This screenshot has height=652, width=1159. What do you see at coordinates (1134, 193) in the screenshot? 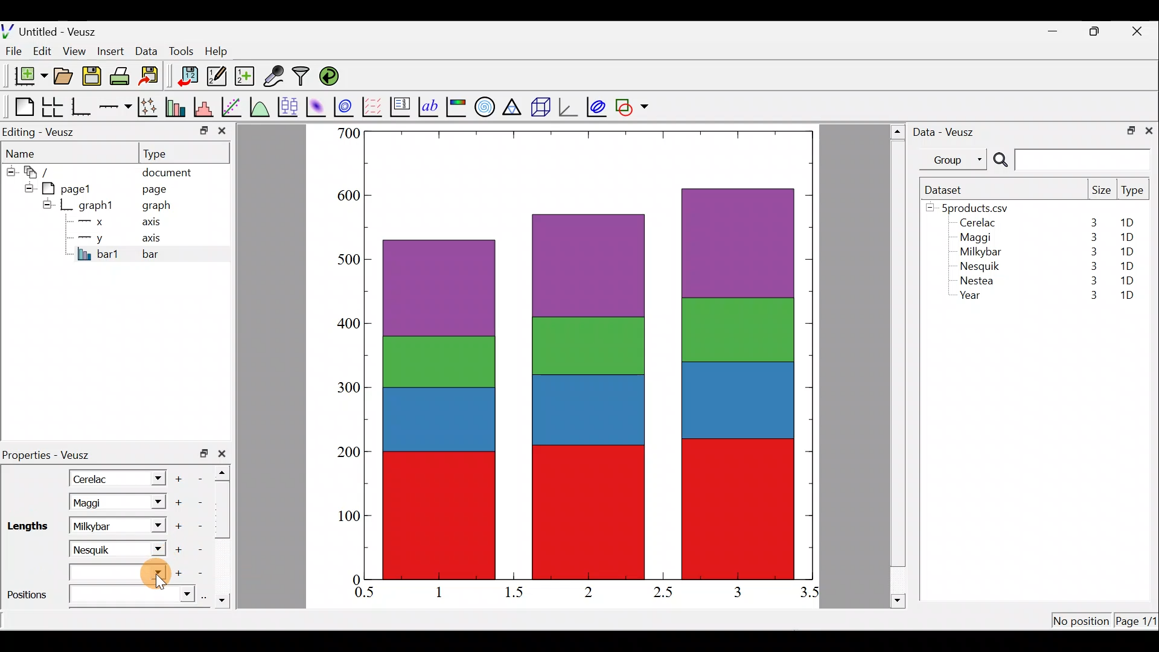
I see `Type` at bounding box center [1134, 193].